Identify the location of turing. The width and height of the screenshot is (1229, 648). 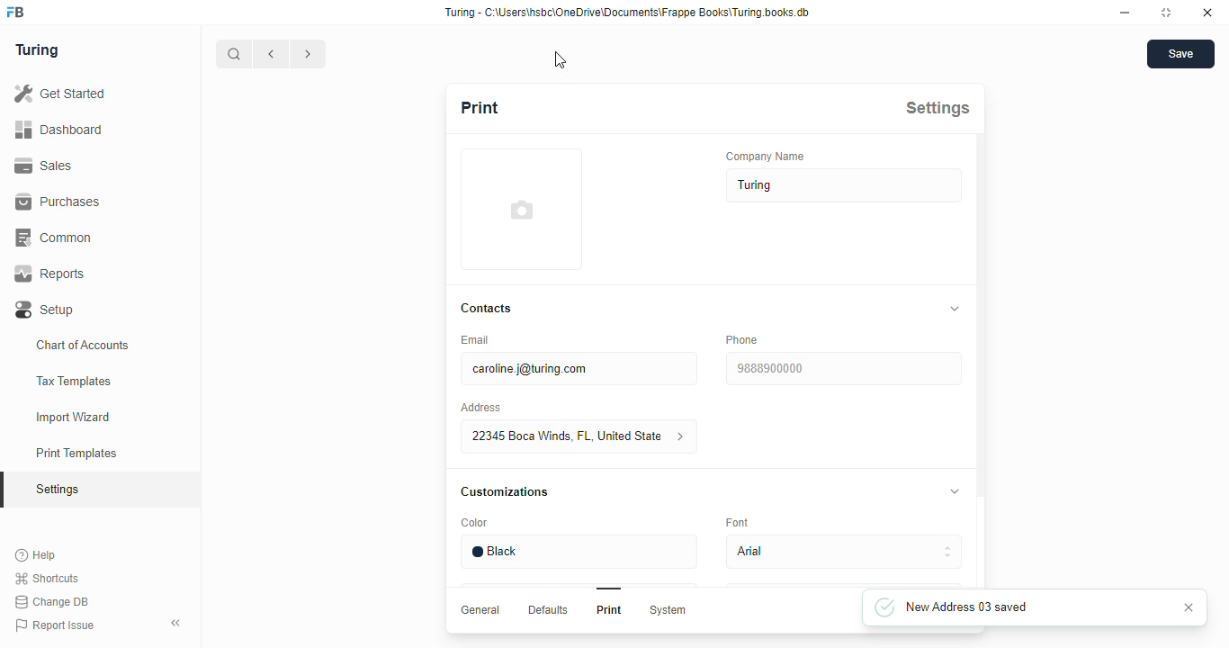
(845, 185).